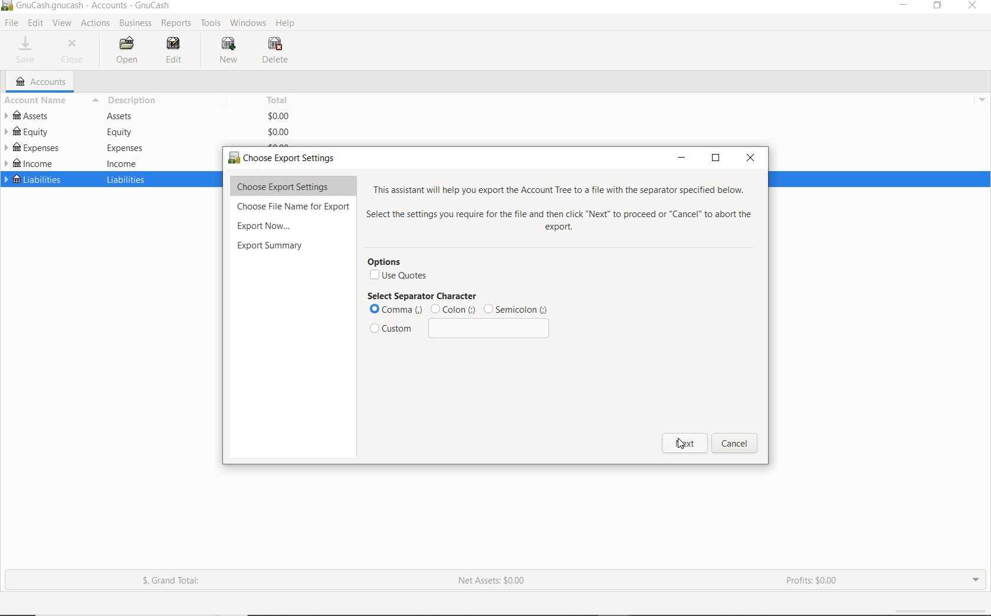 This screenshot has height=616, width=991. What do you see at coordinates (32, 147) in the screenshot?
I see `EXPENSES` at bounding box center [32, 147].